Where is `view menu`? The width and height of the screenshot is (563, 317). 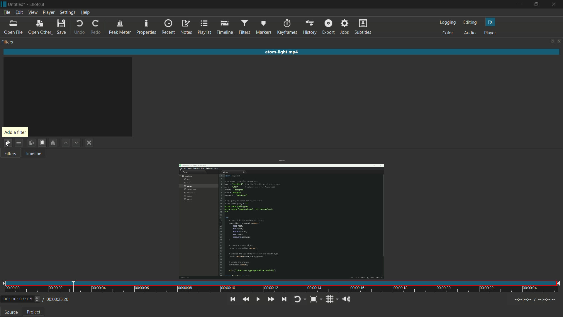
view menu is located at coordinates (33, 13).